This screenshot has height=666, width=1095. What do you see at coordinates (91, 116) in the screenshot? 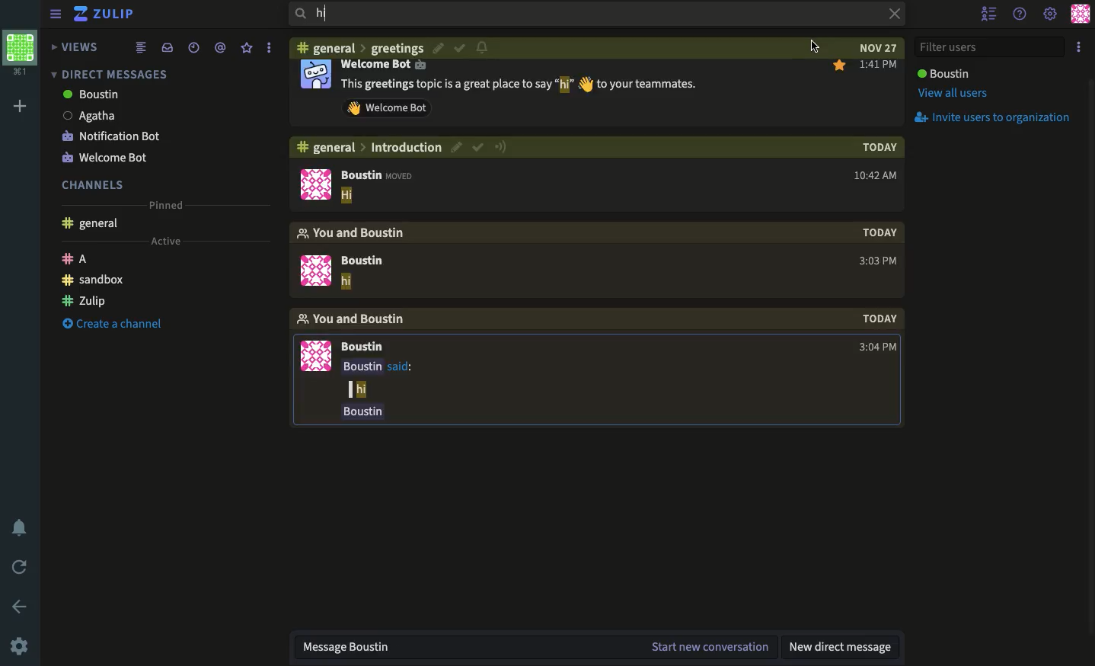
I see `Agatha` at bounding box center [91, 116].